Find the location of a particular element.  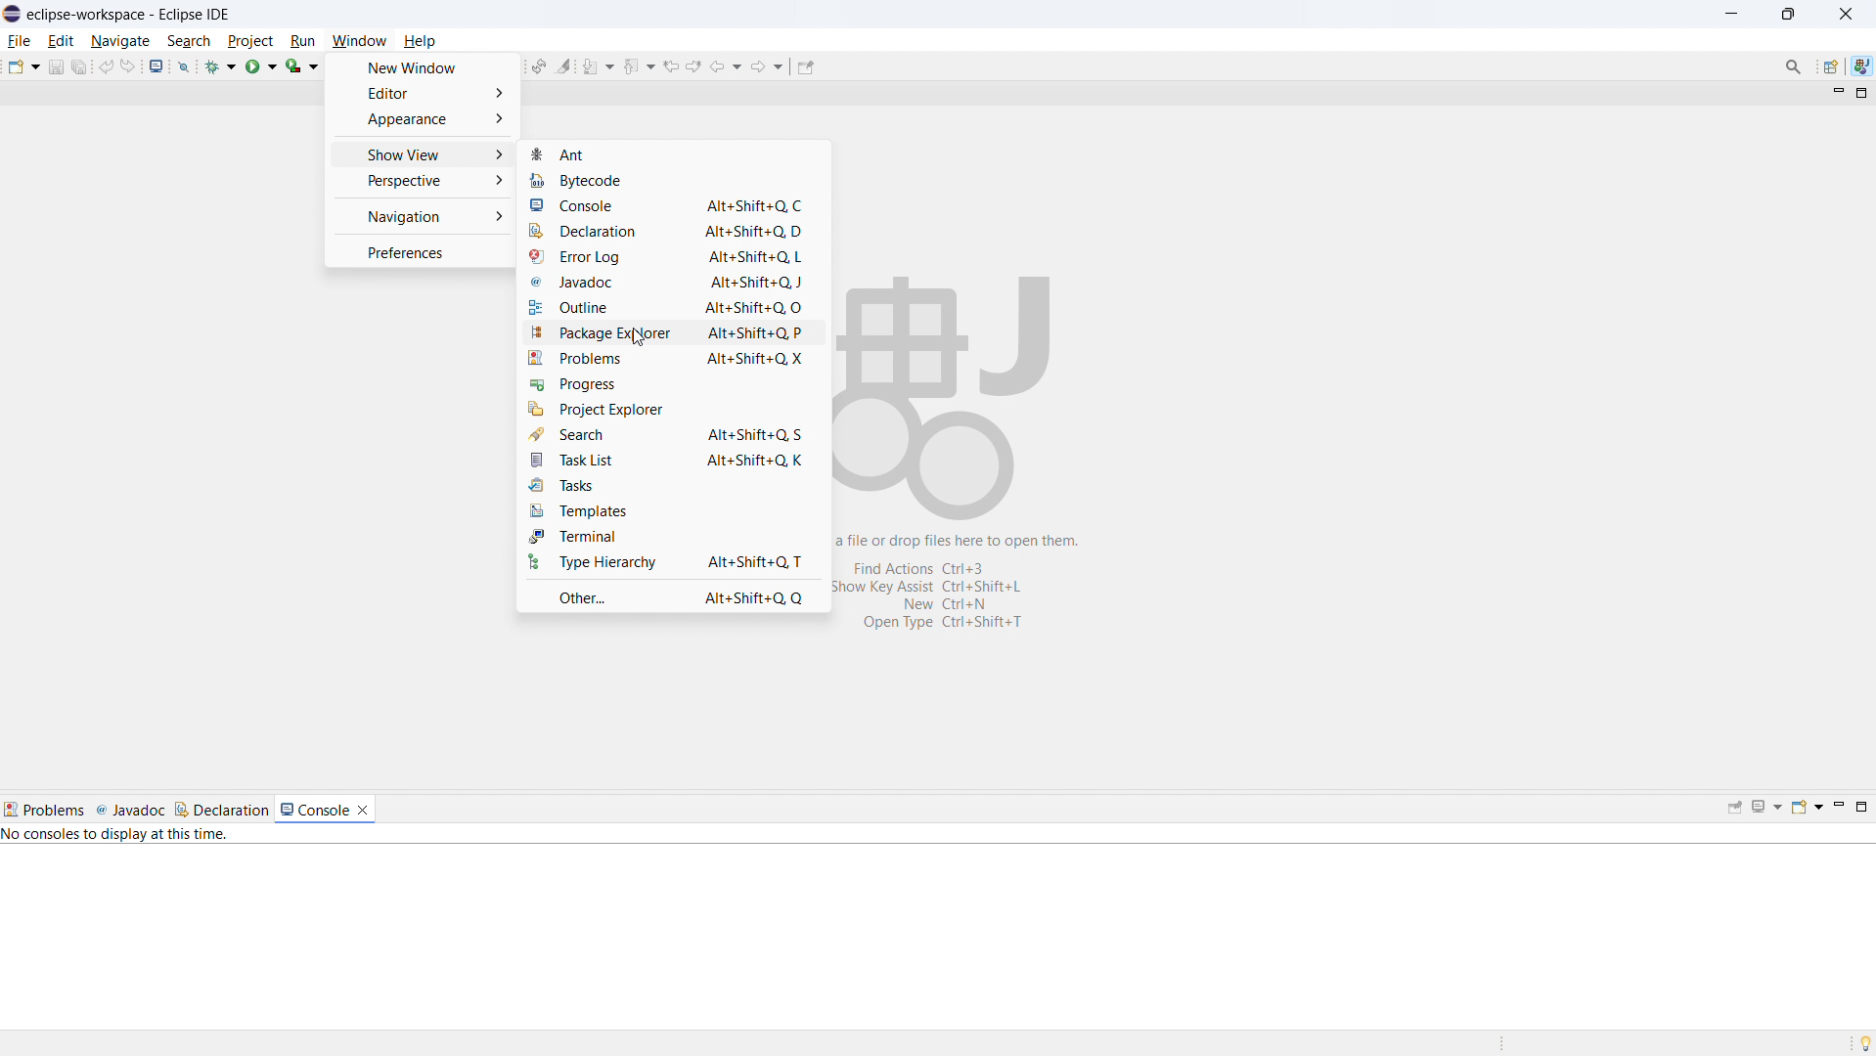

toggle ant editor auto reconcile is located at coordinates (539, 66).